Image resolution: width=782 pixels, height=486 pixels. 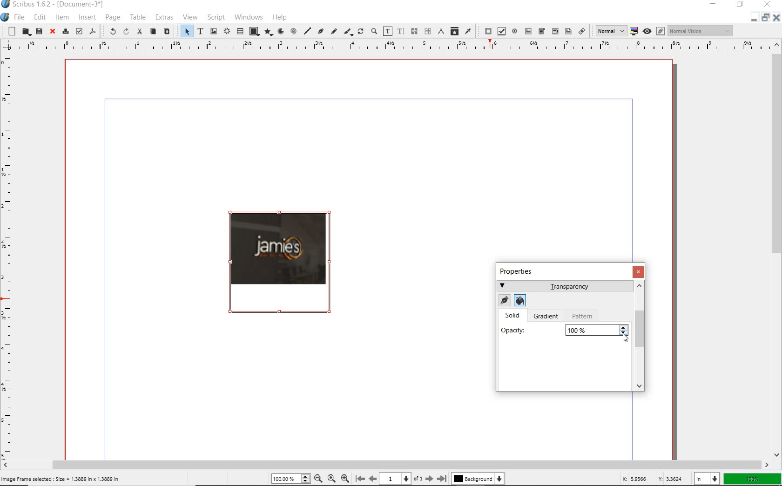 I want to click on ITEM, so click(x=62, y=17).